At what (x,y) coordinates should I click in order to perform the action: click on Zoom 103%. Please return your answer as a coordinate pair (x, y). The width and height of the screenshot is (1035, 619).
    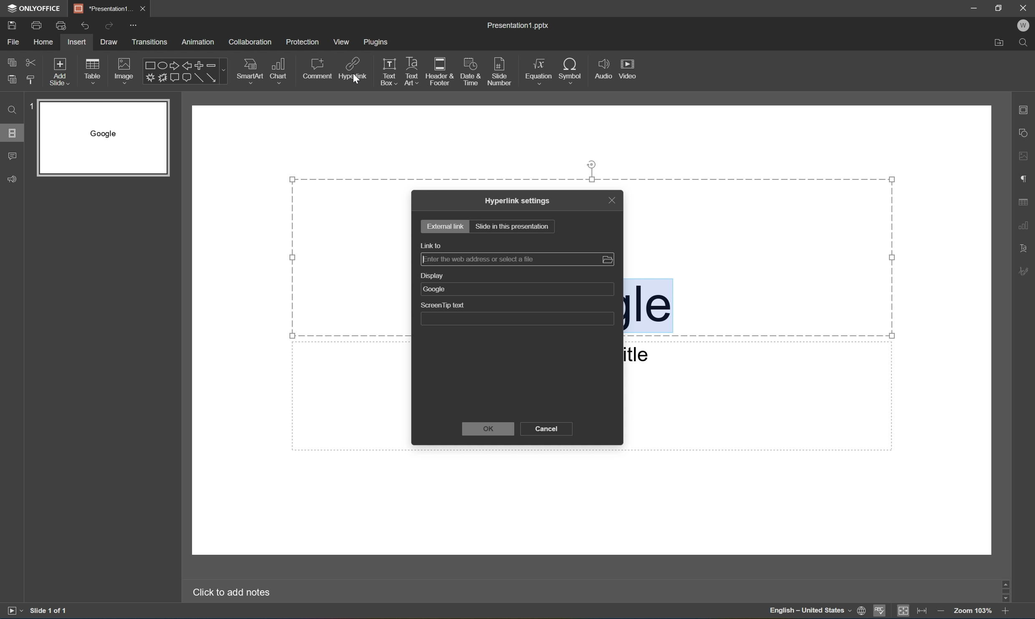
    Looking at the image, I should click on (974, 610).